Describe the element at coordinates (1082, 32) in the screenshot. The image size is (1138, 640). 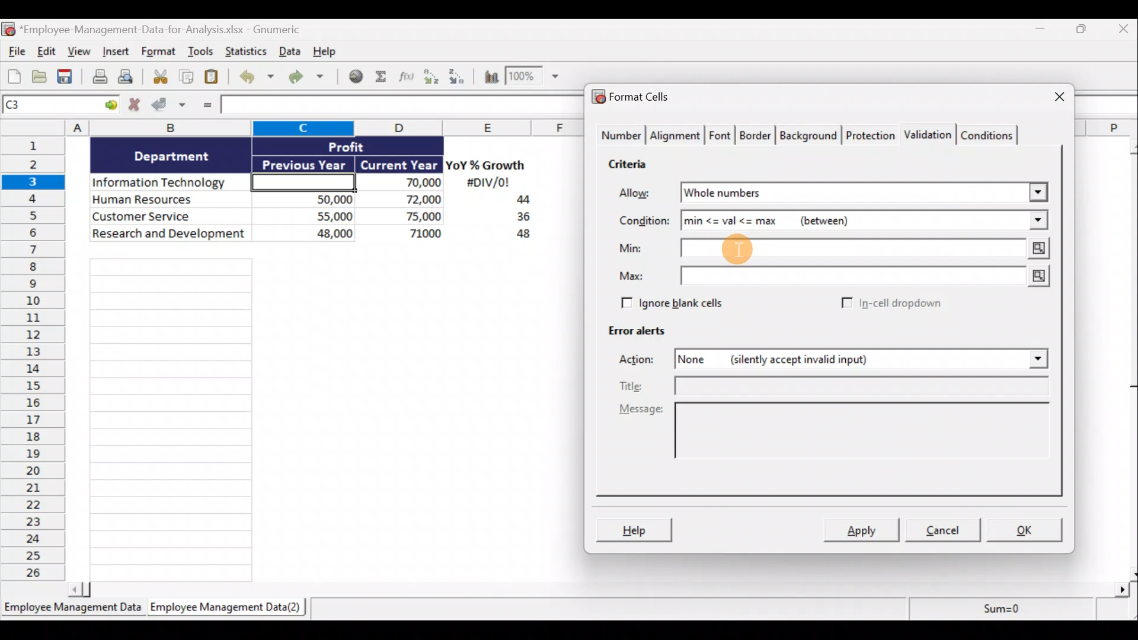
I see `Restore down` at that location.